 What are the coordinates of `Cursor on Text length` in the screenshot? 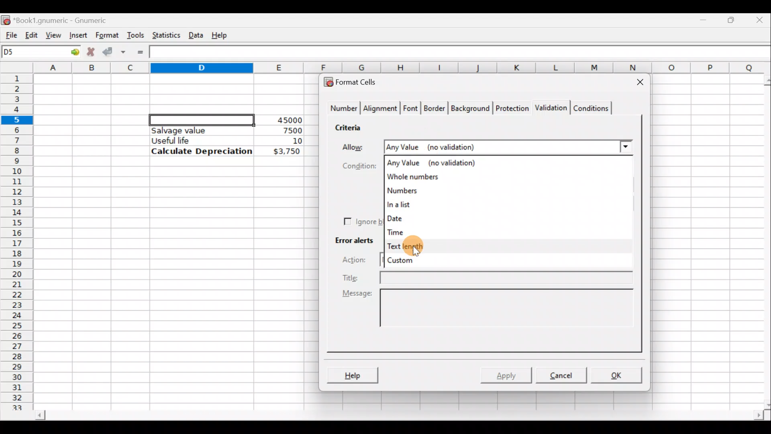 It's located at (410, 246).